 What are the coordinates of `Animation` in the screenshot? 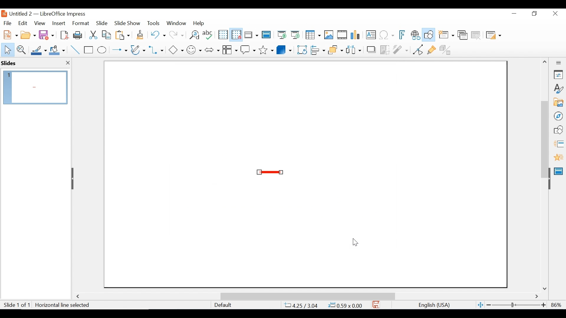 It's located at (559, 157).